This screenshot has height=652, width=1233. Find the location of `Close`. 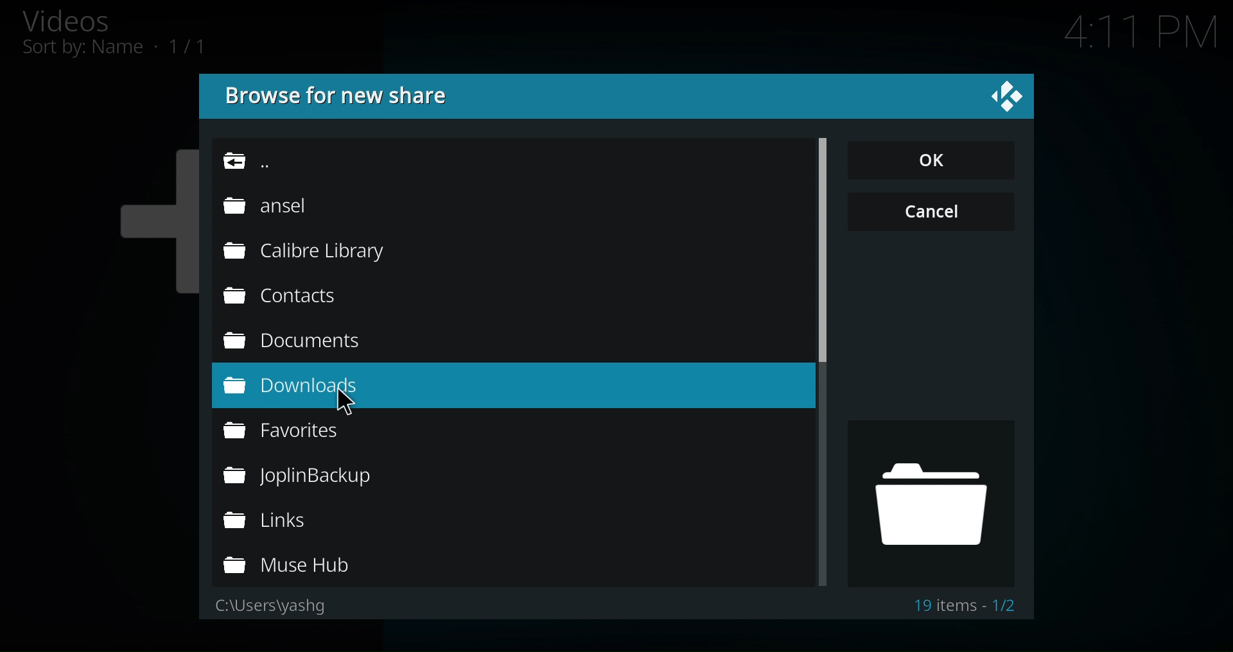

Close is located at coordinates (1005, 98).